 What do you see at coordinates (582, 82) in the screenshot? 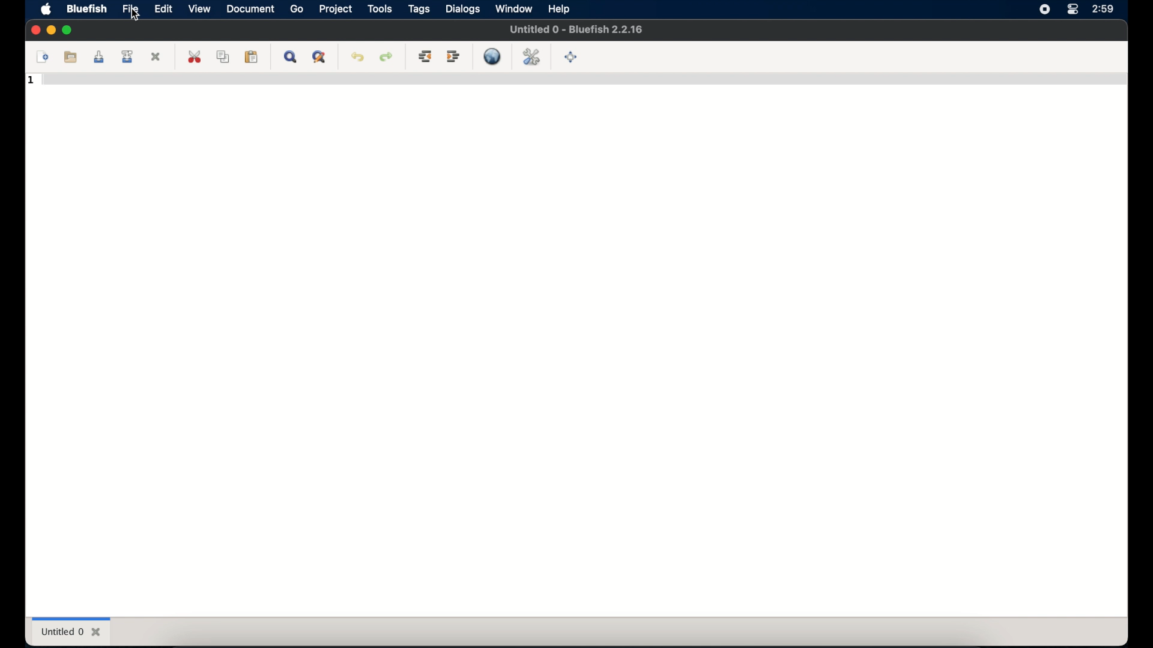
I see `code line` at bounding box center [582, 82].